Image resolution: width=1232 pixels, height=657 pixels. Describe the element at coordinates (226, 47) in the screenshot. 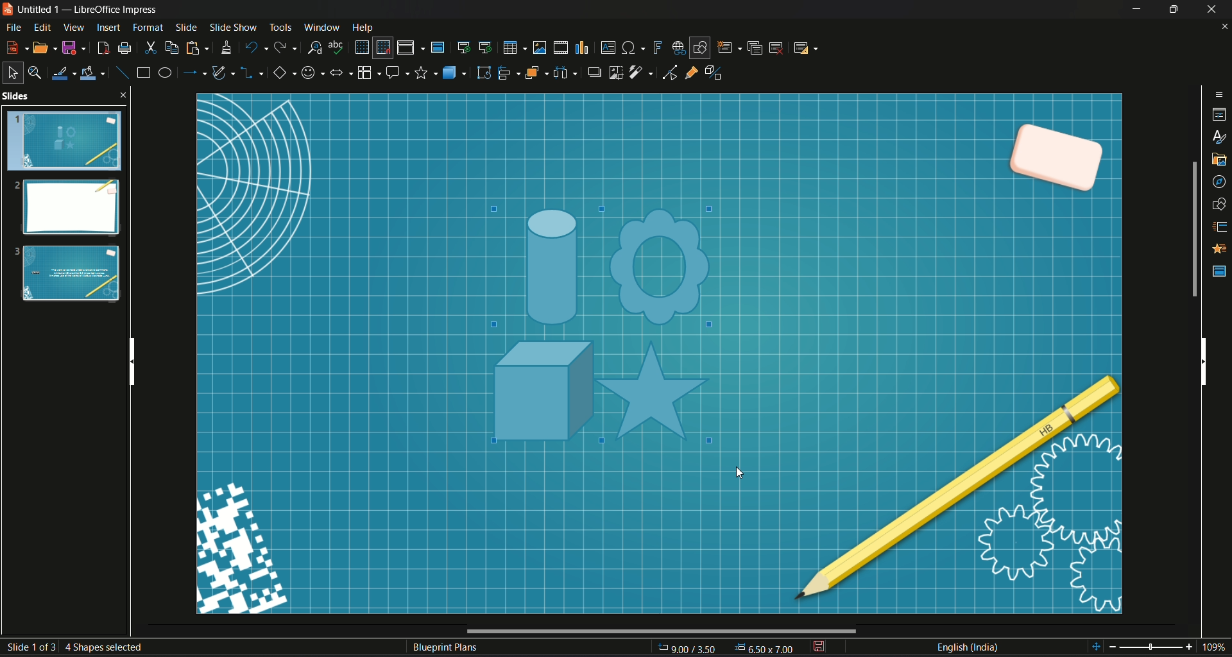

I see `clone formatting` at that location.